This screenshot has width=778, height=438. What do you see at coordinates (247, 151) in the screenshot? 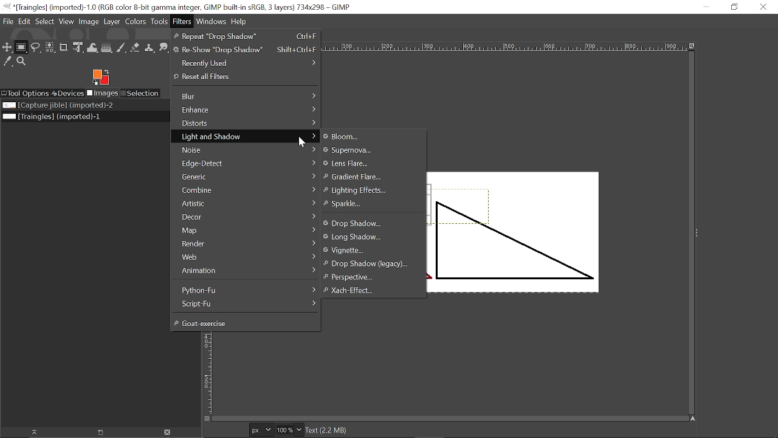
I see `Noise` at bounding box center [247, 151].